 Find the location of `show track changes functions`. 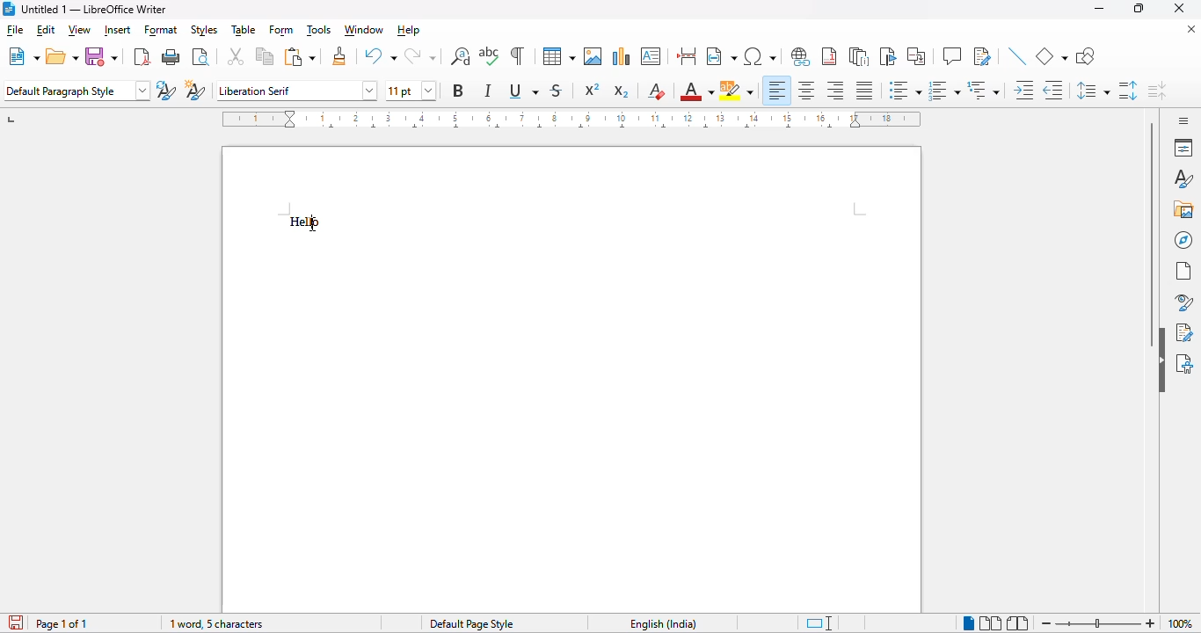

show track changes functions is located at coordinates (983, 56).